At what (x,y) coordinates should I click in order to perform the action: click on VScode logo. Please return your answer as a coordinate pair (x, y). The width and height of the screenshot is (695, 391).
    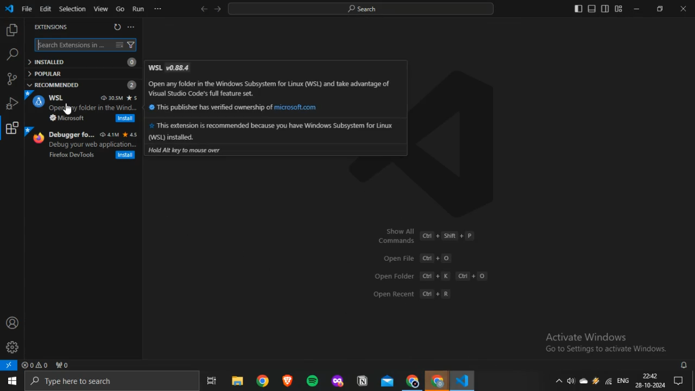
    Looking at the image, I should click on (458, 143).